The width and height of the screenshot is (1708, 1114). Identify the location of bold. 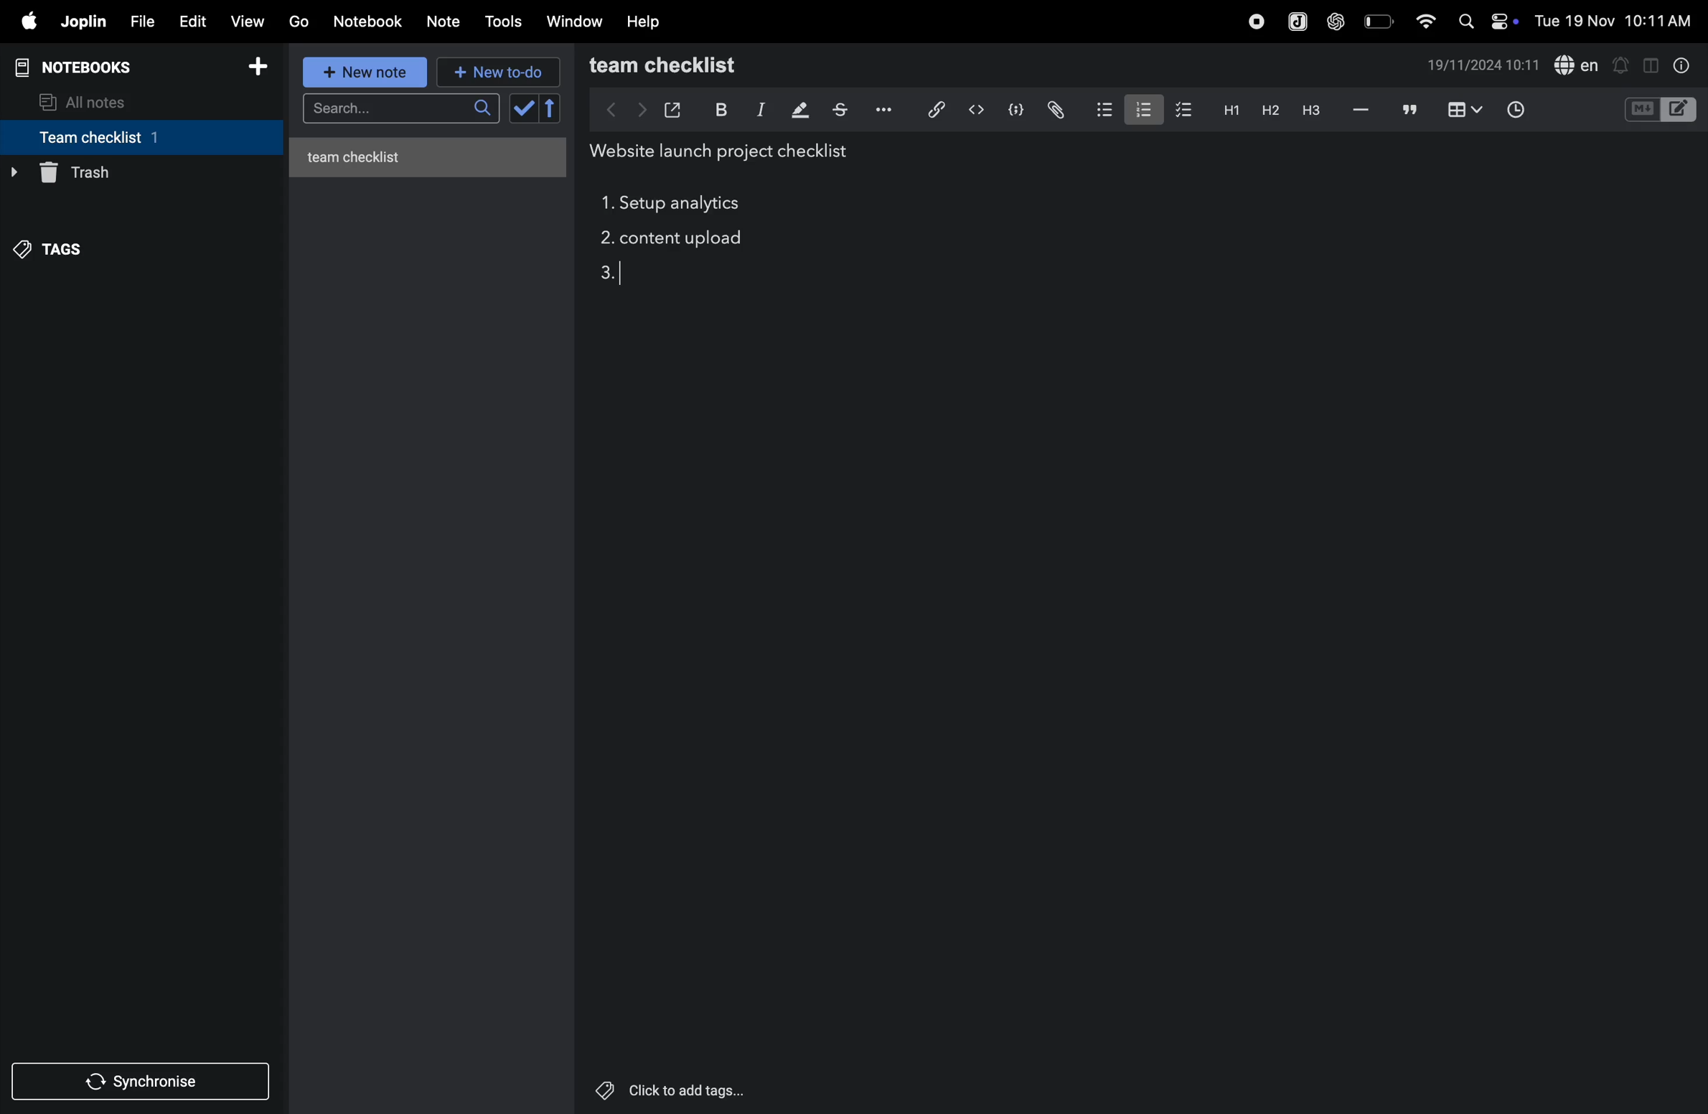
(719, 108).